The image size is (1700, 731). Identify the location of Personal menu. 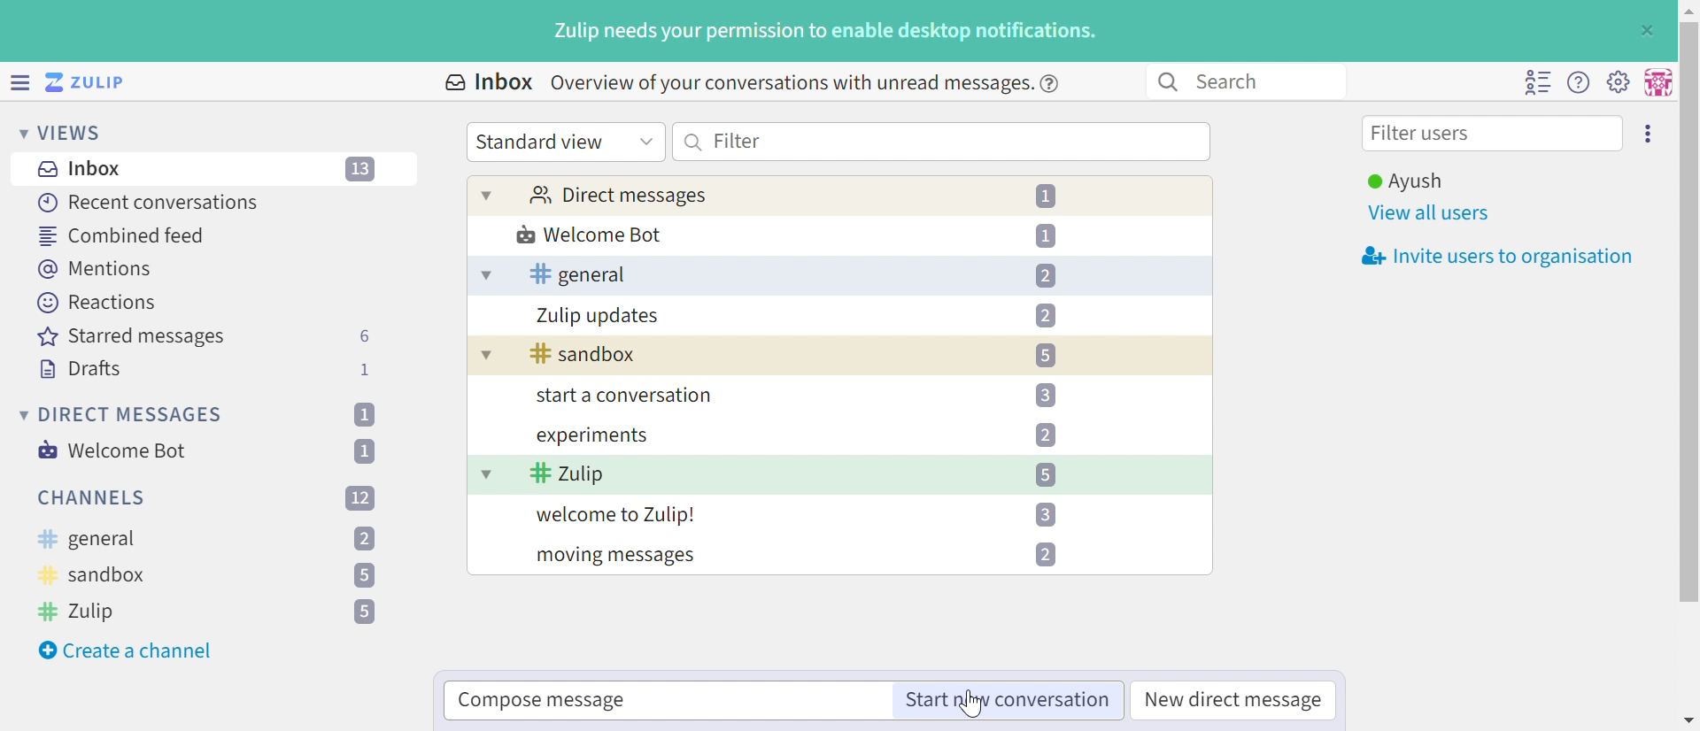
(1656, 82).